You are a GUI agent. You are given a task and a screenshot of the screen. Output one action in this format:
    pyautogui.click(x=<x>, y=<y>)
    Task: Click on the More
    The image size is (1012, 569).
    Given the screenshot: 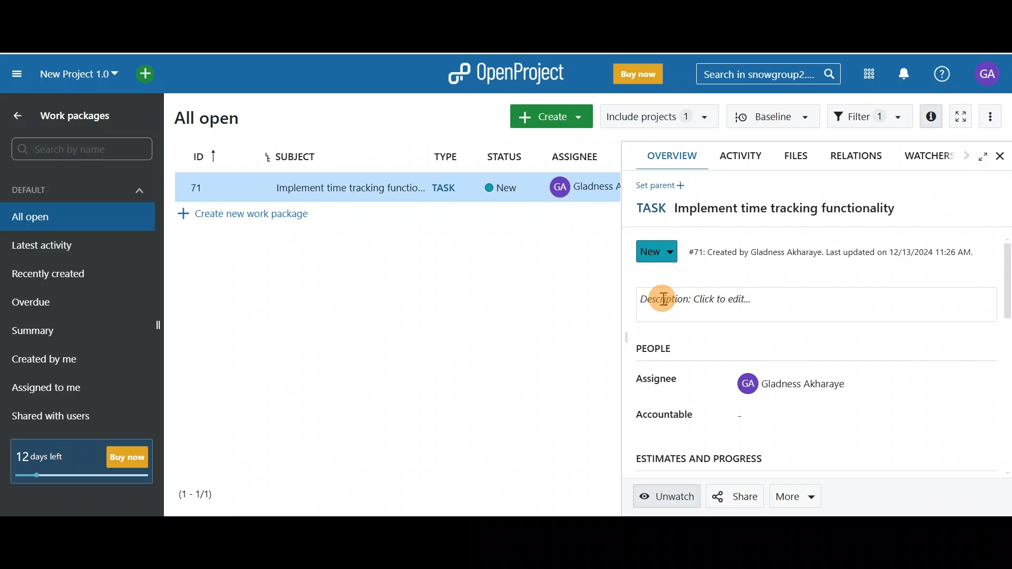 What is the action you would take?
    pyautogui.click(x=800, y=494)
    